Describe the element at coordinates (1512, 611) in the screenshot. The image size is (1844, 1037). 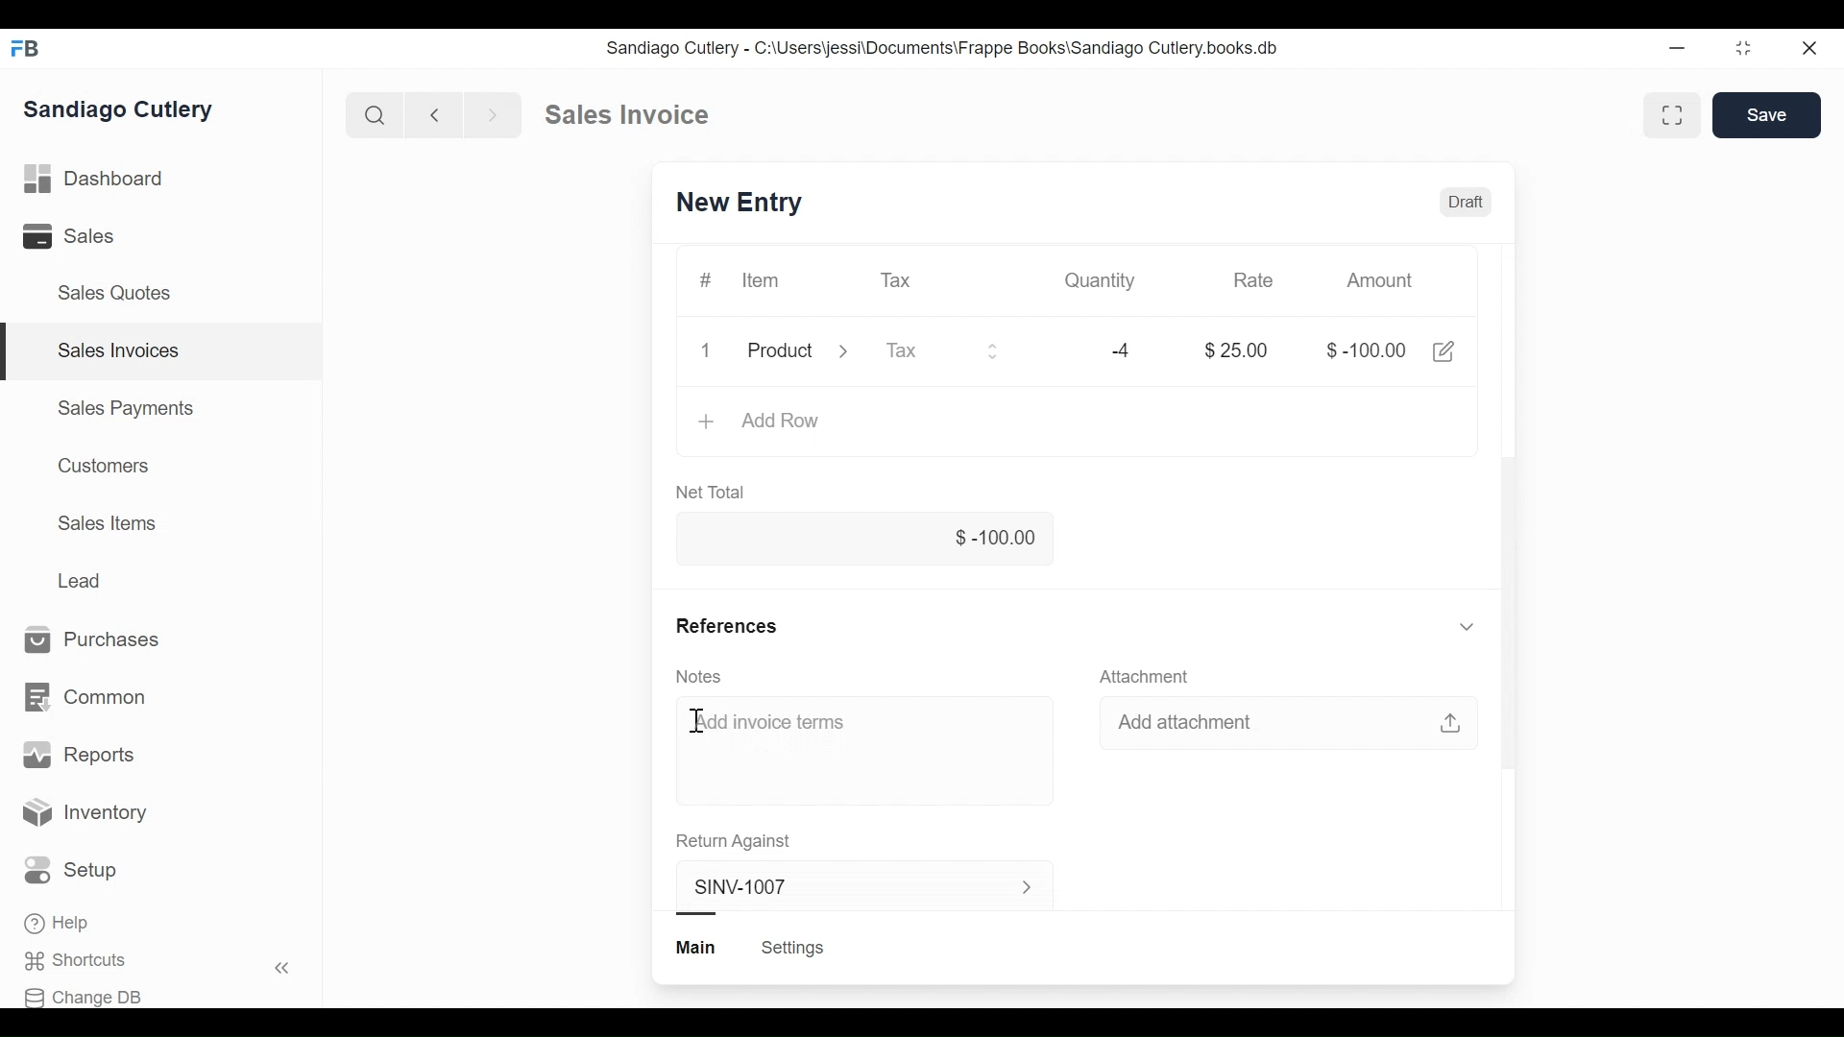
I see `Vertical scrollbar` at that location.